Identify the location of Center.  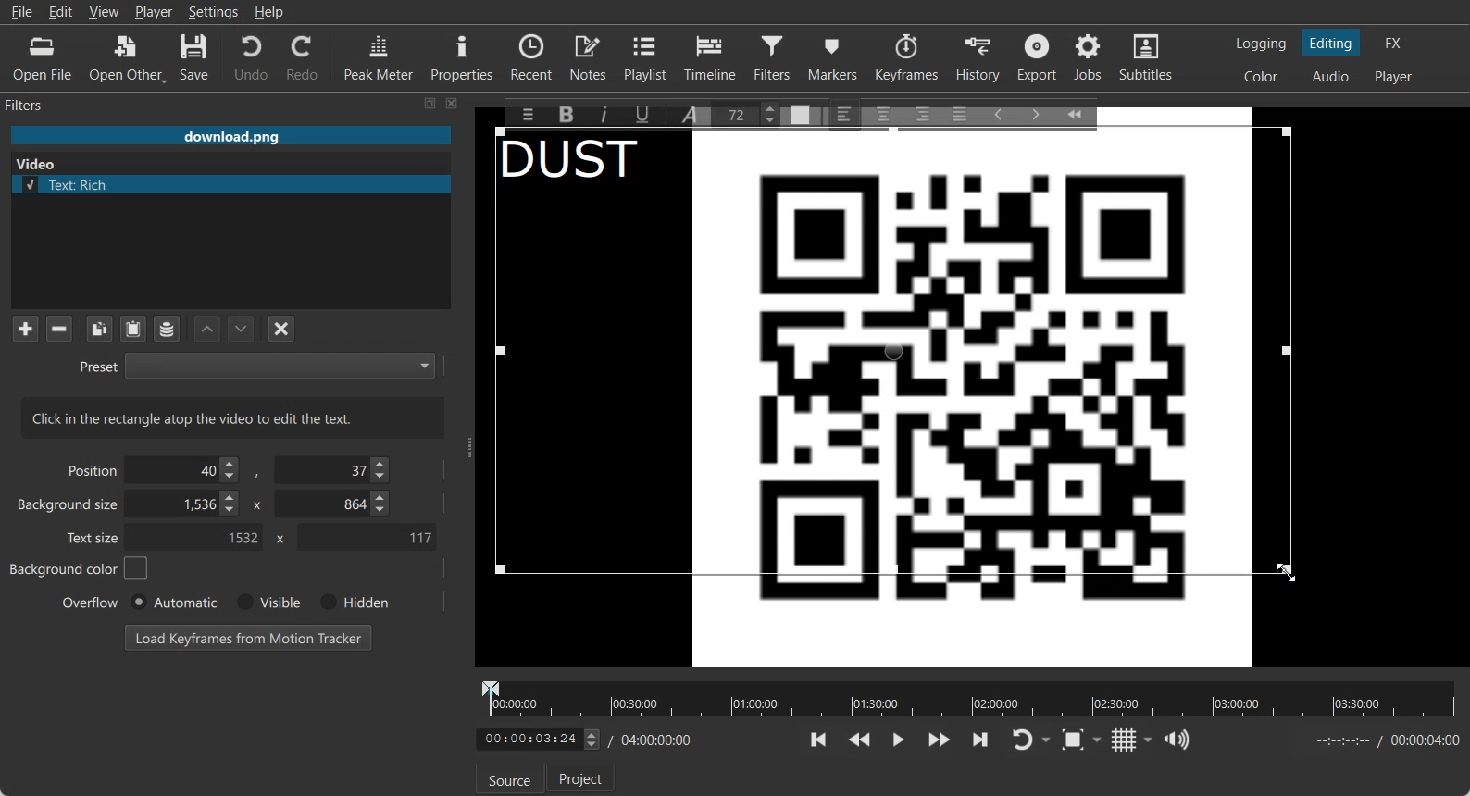
(885, 113).